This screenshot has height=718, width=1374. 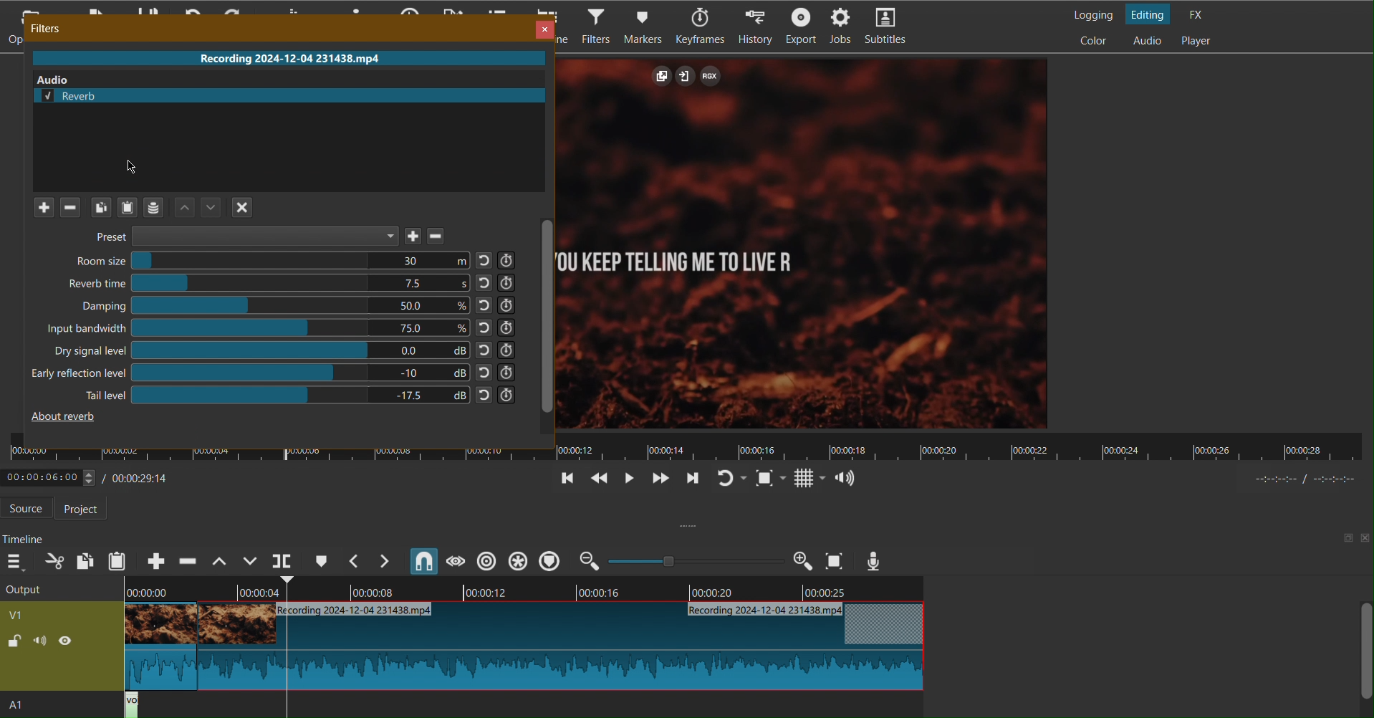 I want to click on Keyframes, so click(x=702, y=27).